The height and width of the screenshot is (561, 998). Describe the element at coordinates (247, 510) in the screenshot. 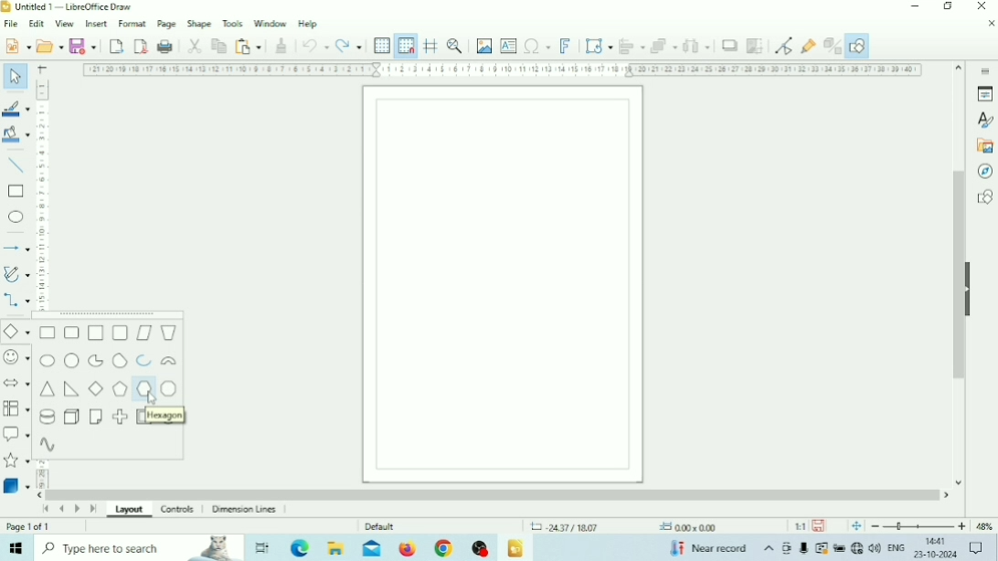

I see `Dimension Lines` at that location.